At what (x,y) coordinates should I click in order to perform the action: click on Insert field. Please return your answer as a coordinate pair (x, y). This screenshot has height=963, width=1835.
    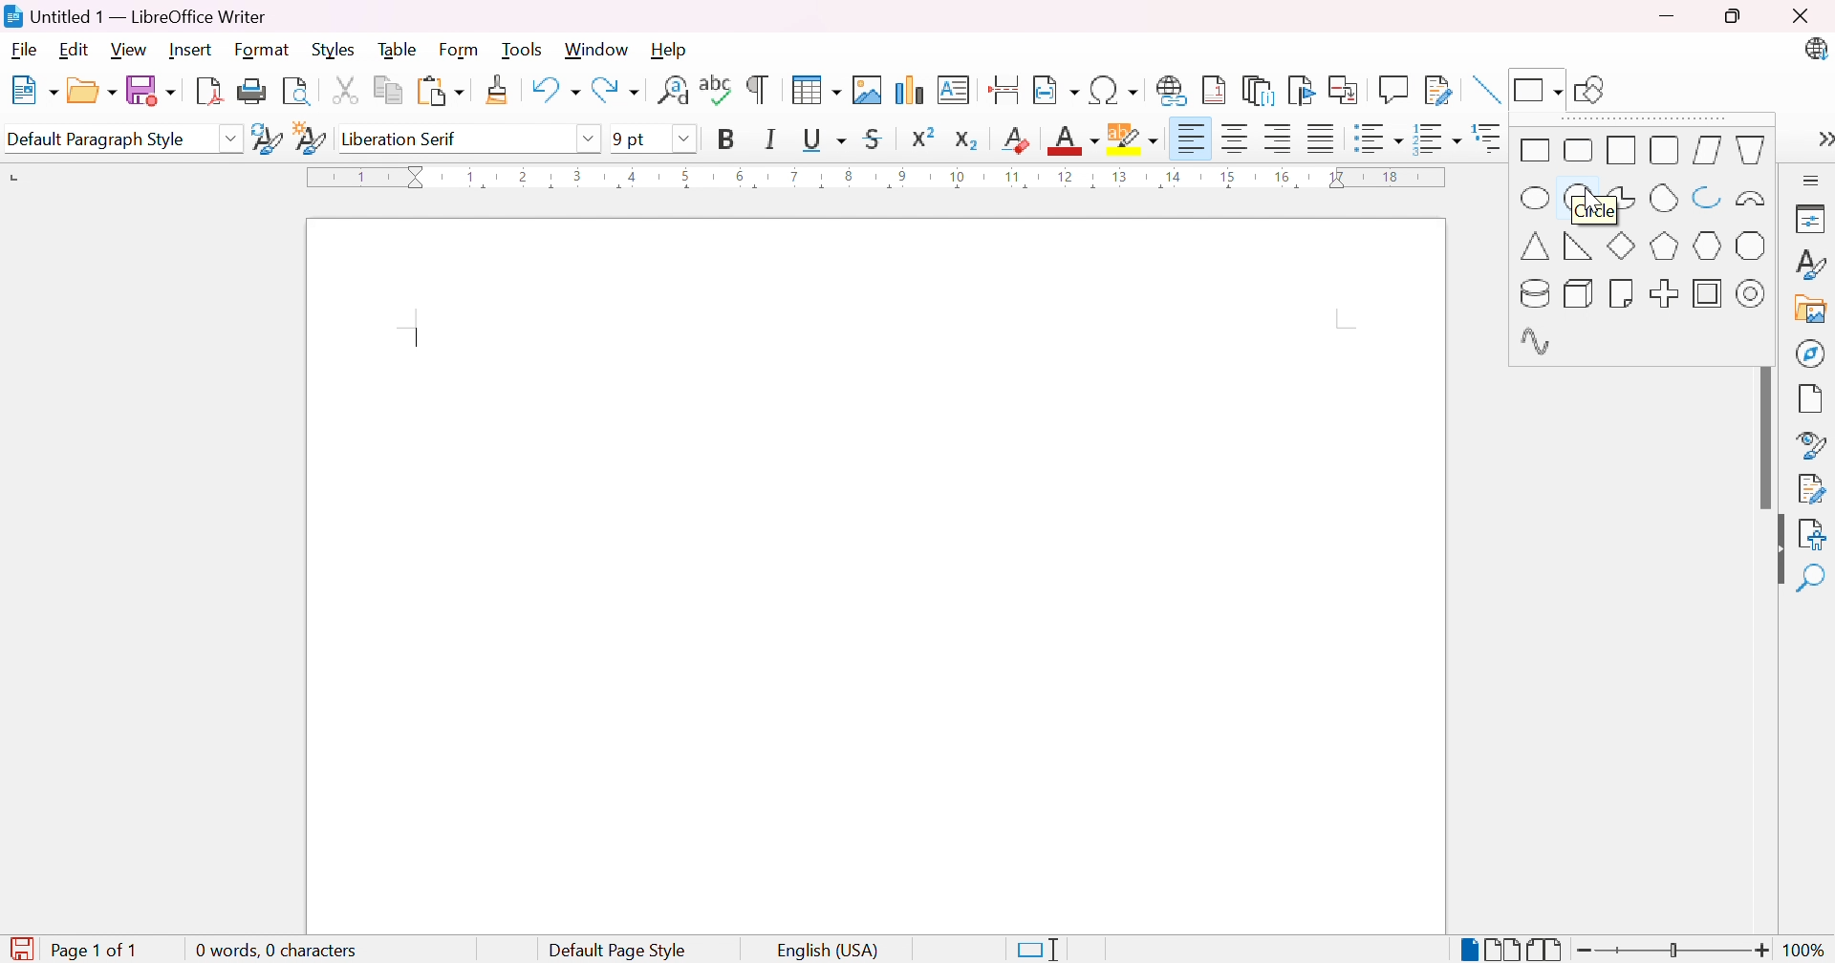
    Looking at the image, I should click on (1054, 91).